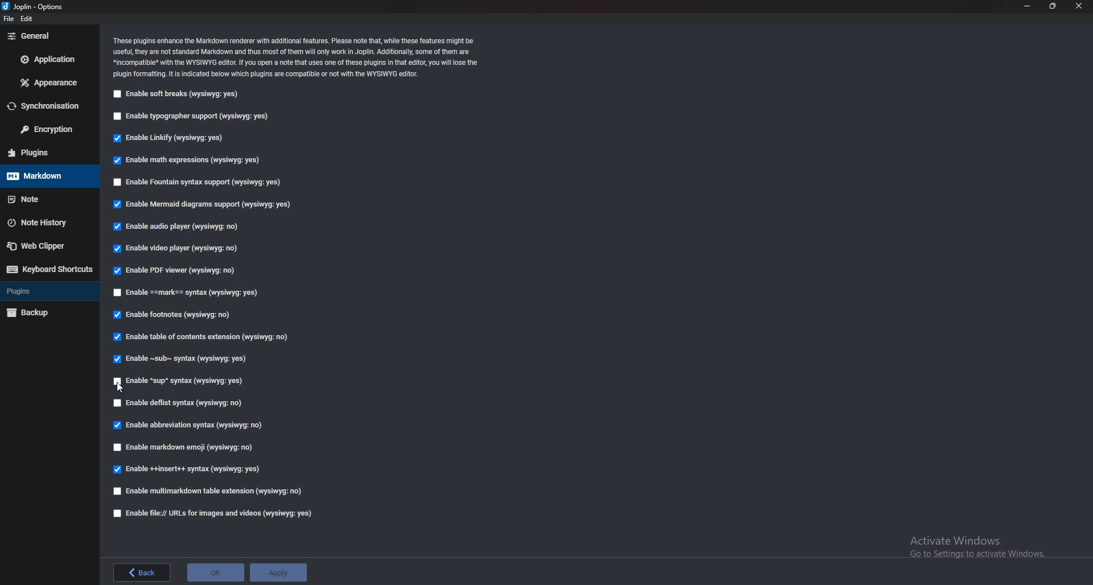  Describe the element at coordinates (215, 572) in the screenshot. I see `ok` at that location.